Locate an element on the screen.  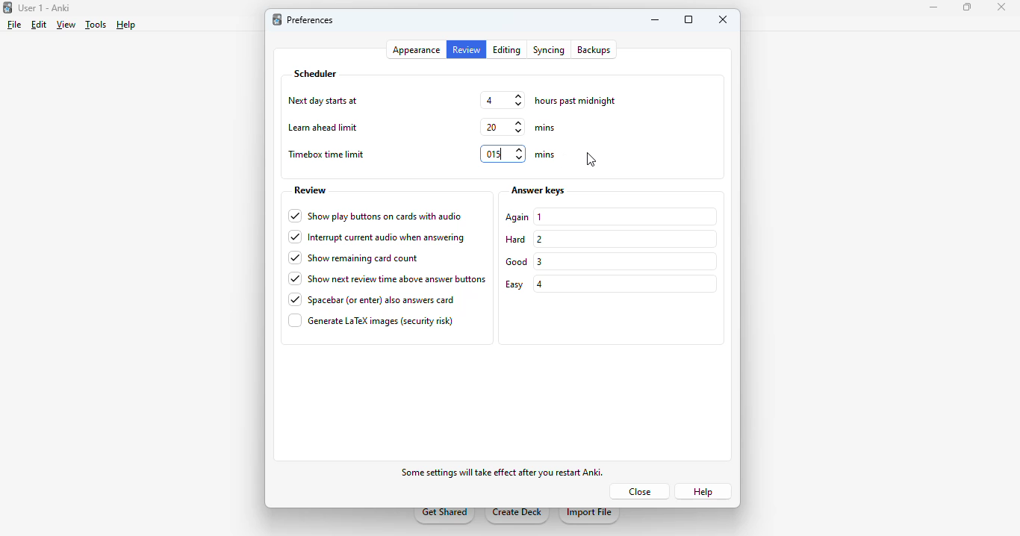
edit is located at coordinates (40, 25).